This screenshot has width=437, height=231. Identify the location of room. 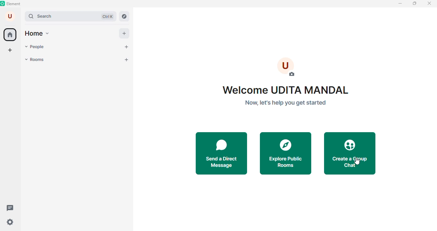
(37, 60).